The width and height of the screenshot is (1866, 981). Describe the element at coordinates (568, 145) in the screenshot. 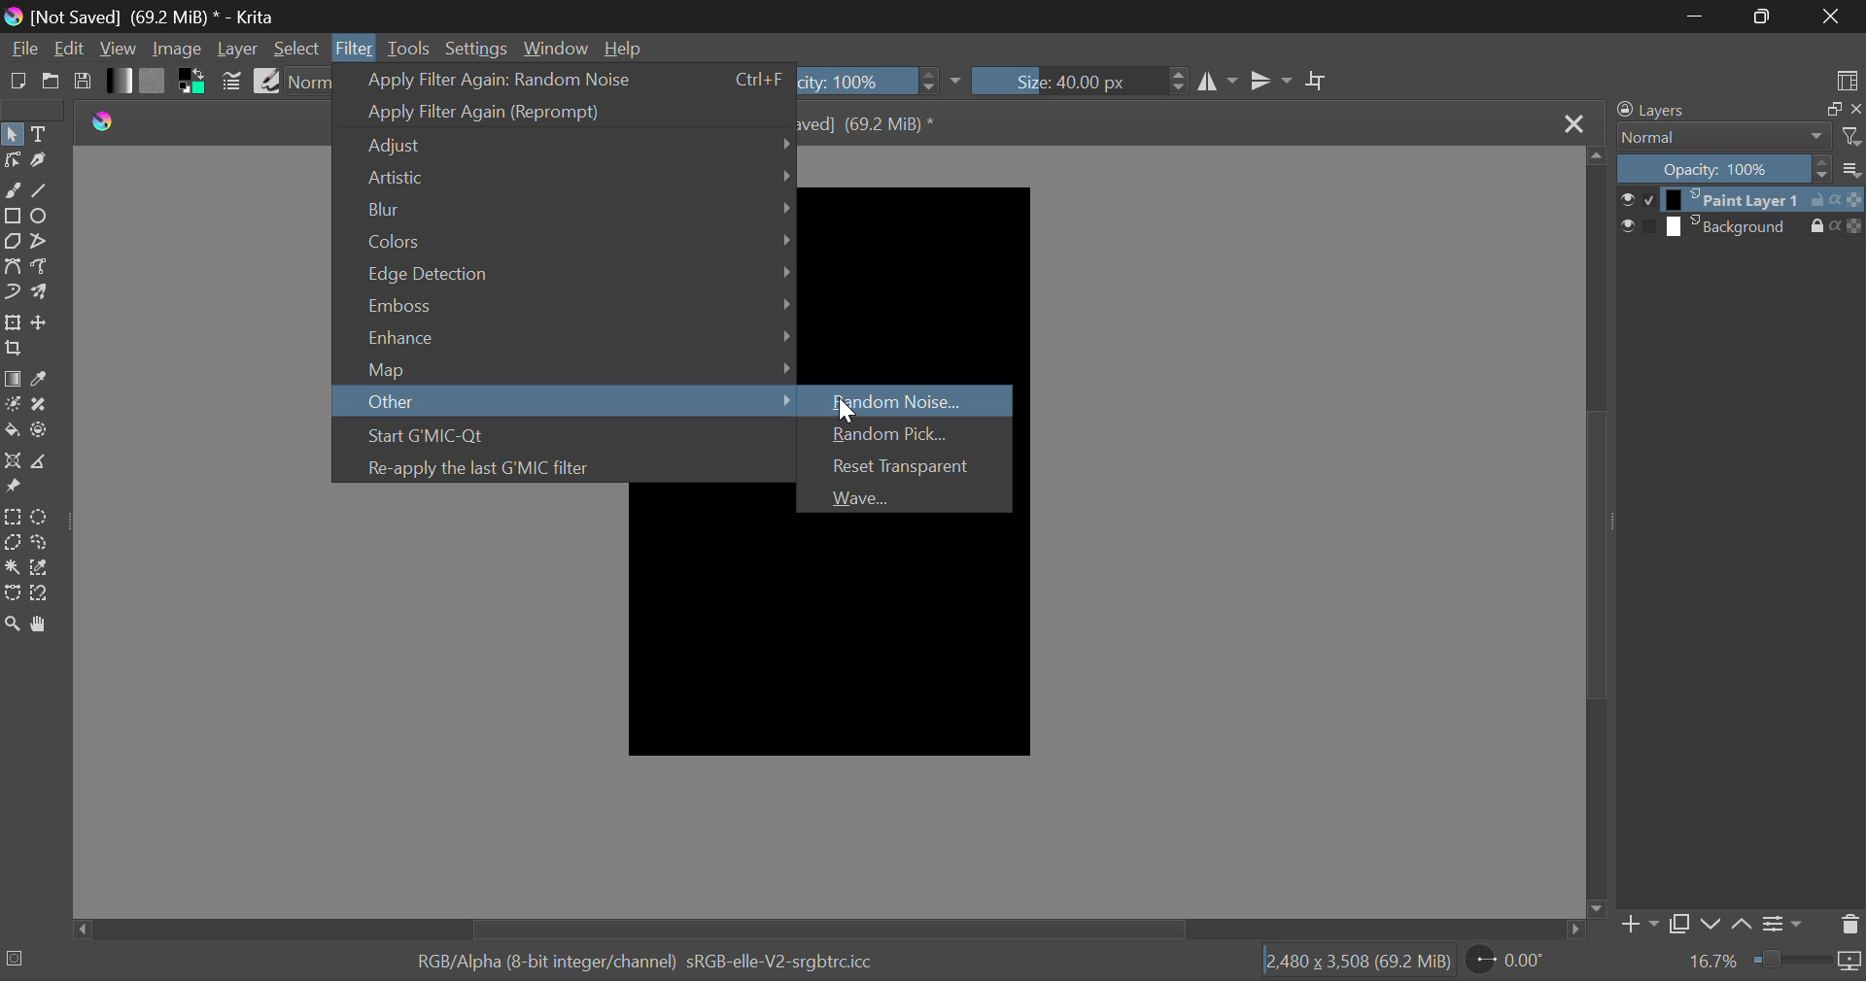

I see `Adjust` at that location.